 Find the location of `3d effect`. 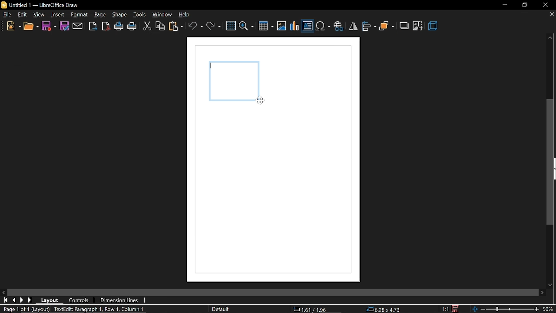

3d effect is located at coordinates (434, 27).